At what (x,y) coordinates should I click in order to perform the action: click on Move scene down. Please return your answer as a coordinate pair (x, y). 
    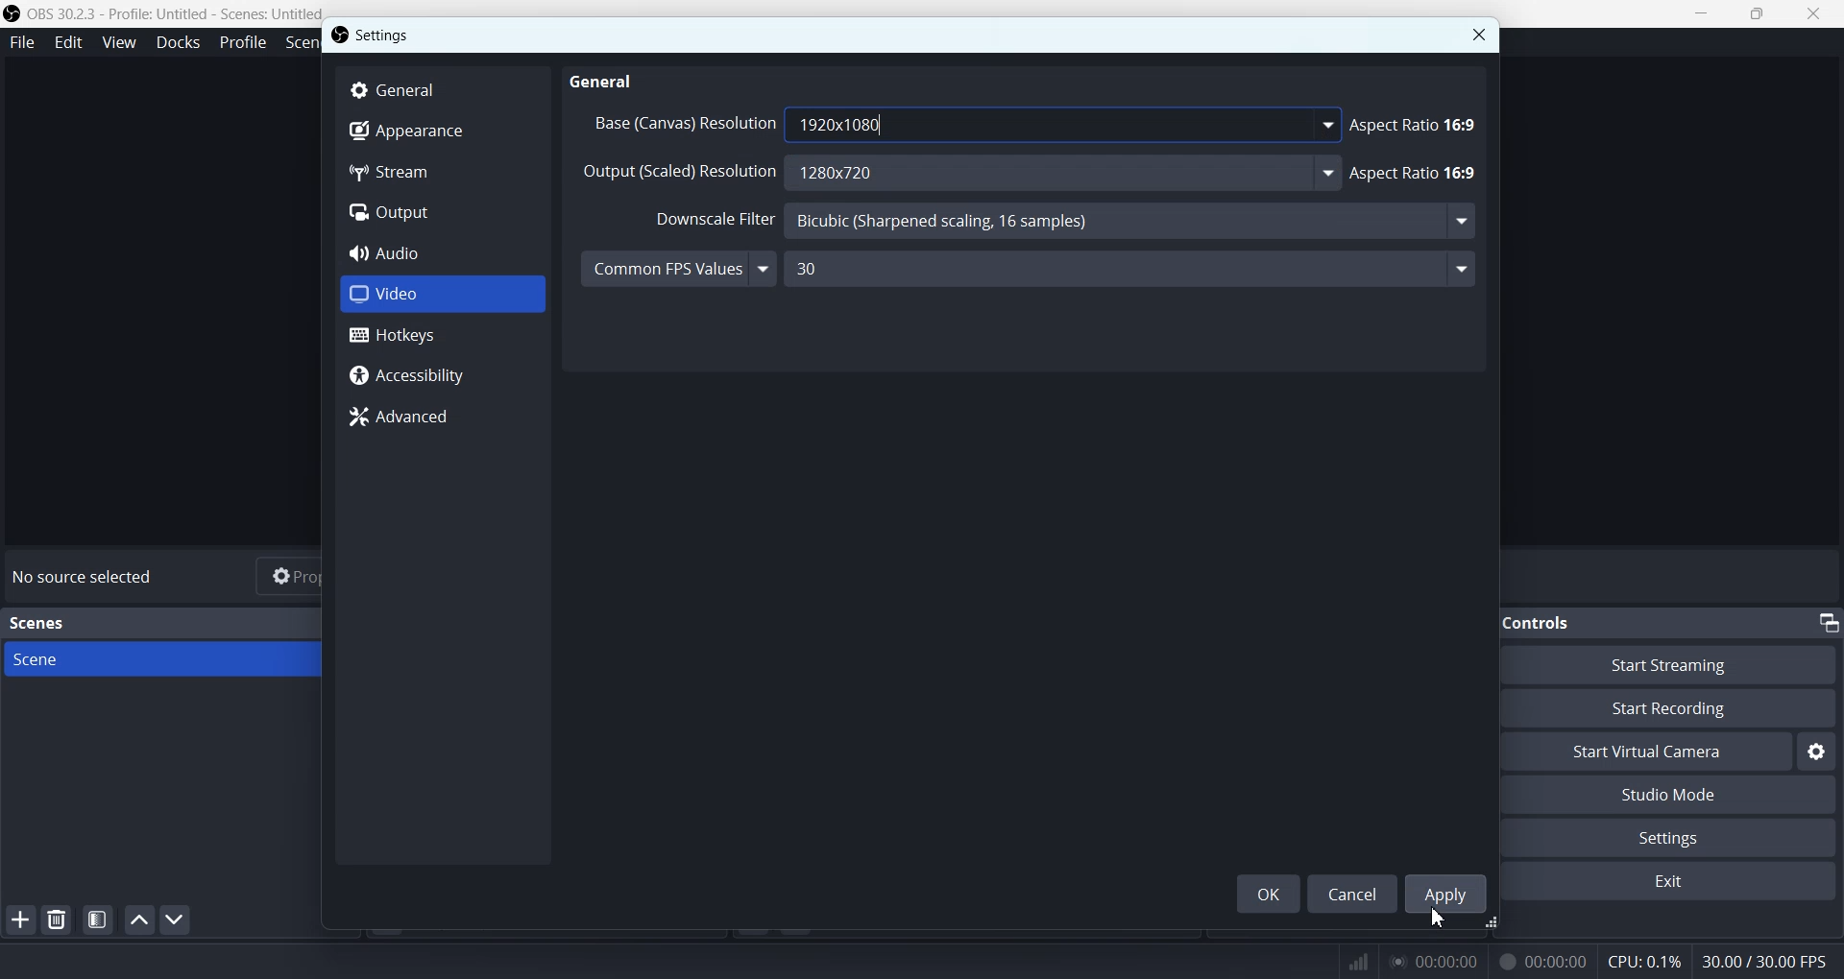
    Looking at the image, I should click on (174, 919).